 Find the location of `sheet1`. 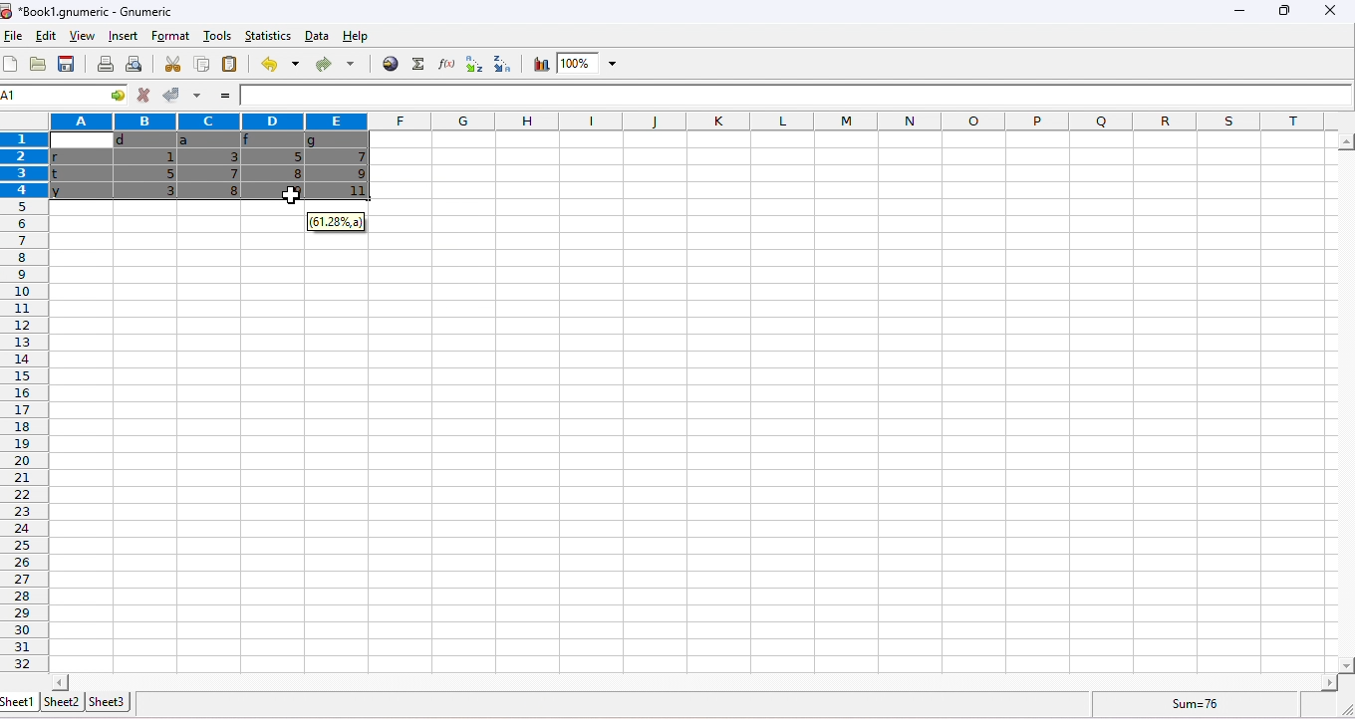

sheet1 is located at coordinates (19, 702).